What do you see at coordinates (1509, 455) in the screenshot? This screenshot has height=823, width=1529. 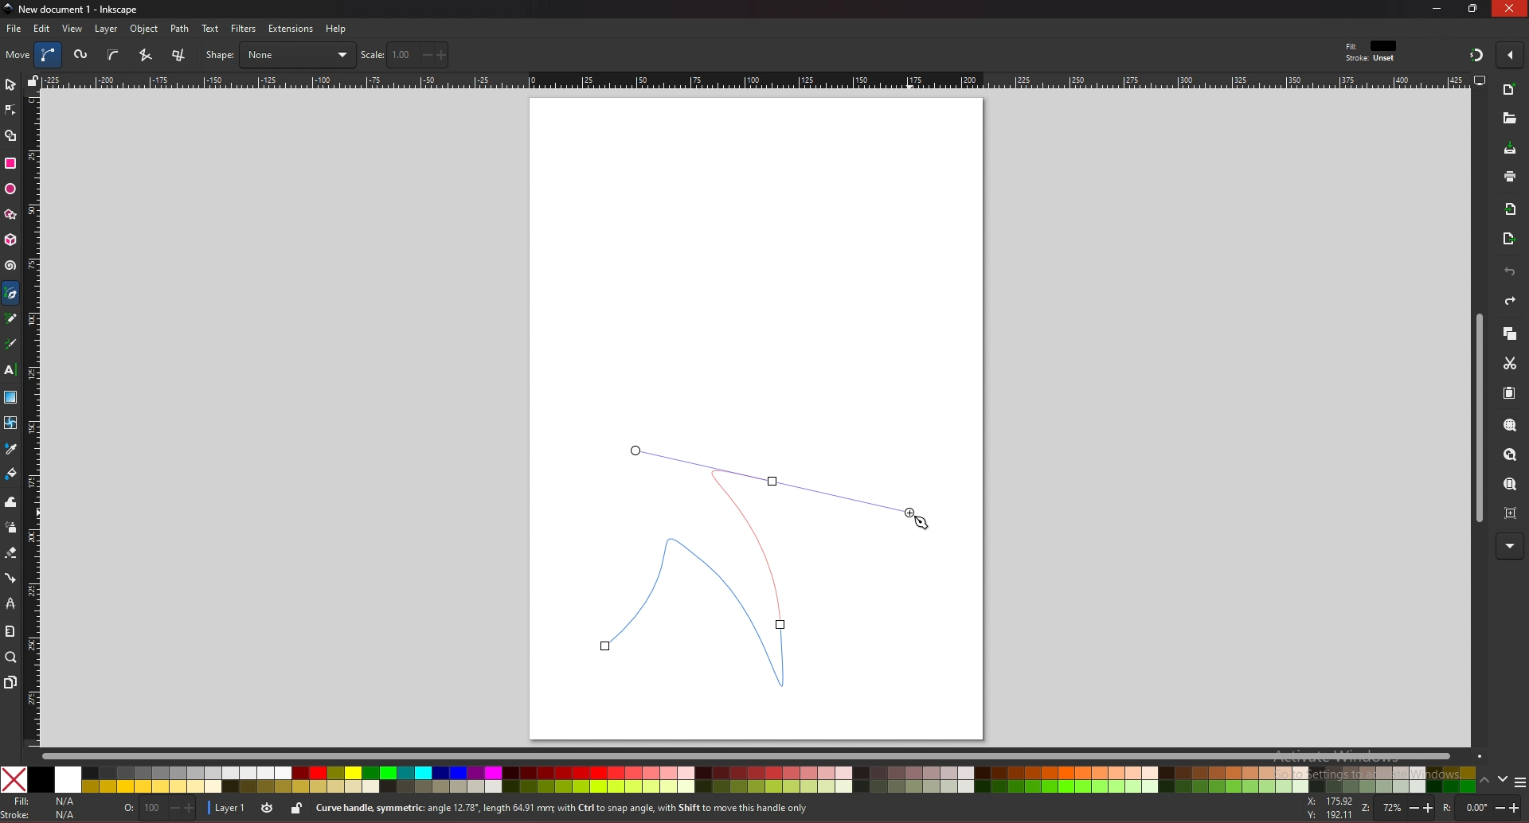 I see `zoom drawing` at bounding box center [1509, 455].